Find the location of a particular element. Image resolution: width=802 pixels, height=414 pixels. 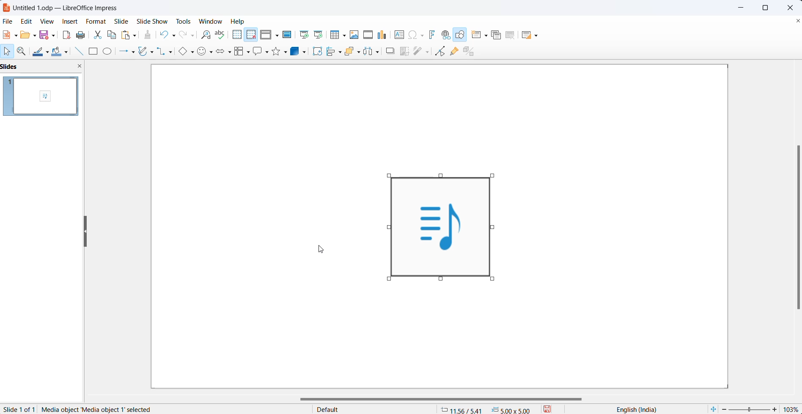

slideshow is located at coordinates (152, 21).